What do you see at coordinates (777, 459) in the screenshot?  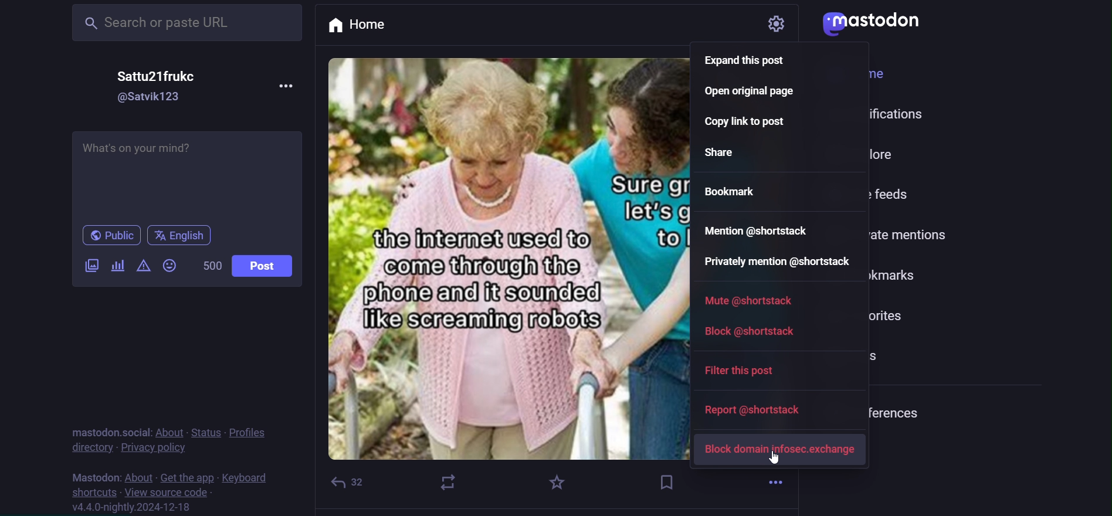 I see `cursor` at bounding box center [777, 459].